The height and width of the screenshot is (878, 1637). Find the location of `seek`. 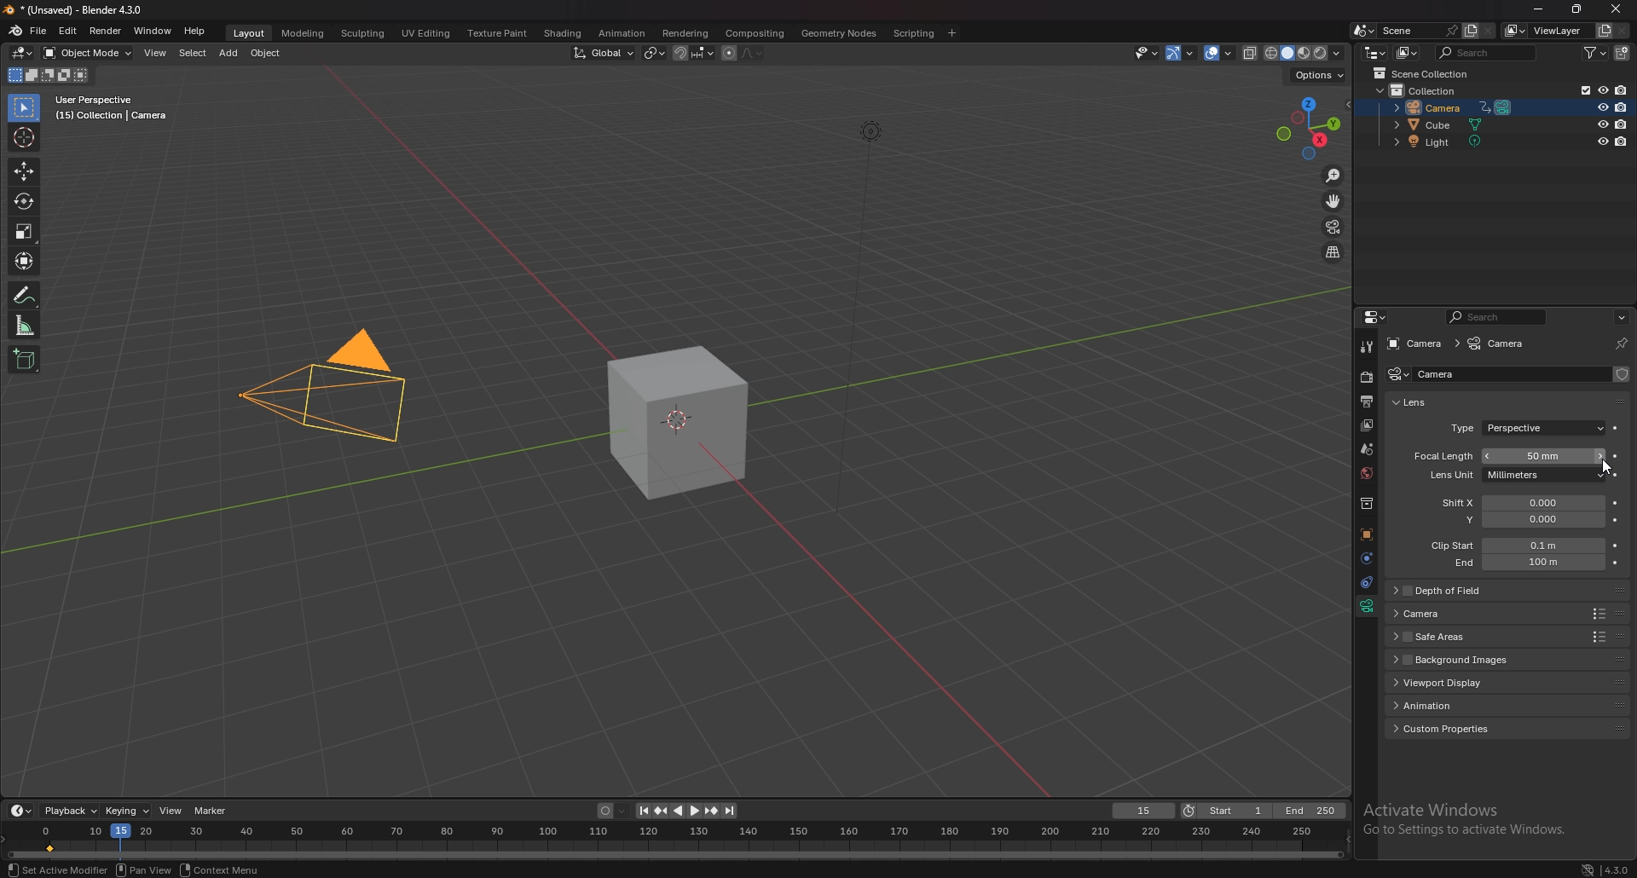

seek is located at coordinates (675, 841).